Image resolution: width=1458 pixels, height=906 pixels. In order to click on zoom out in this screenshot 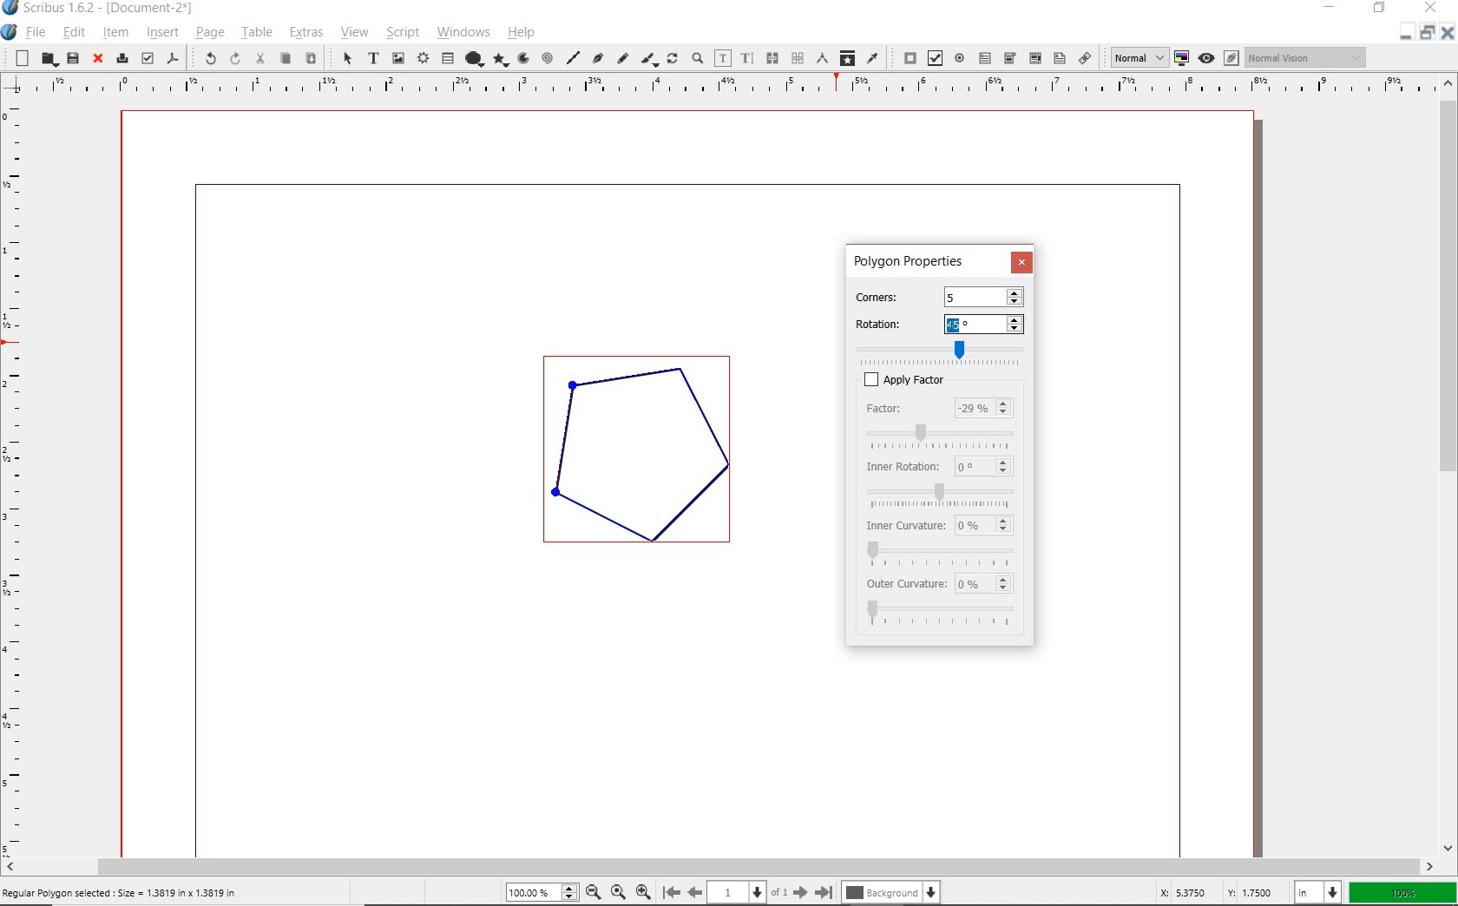, I will do `click(594, 892)`.